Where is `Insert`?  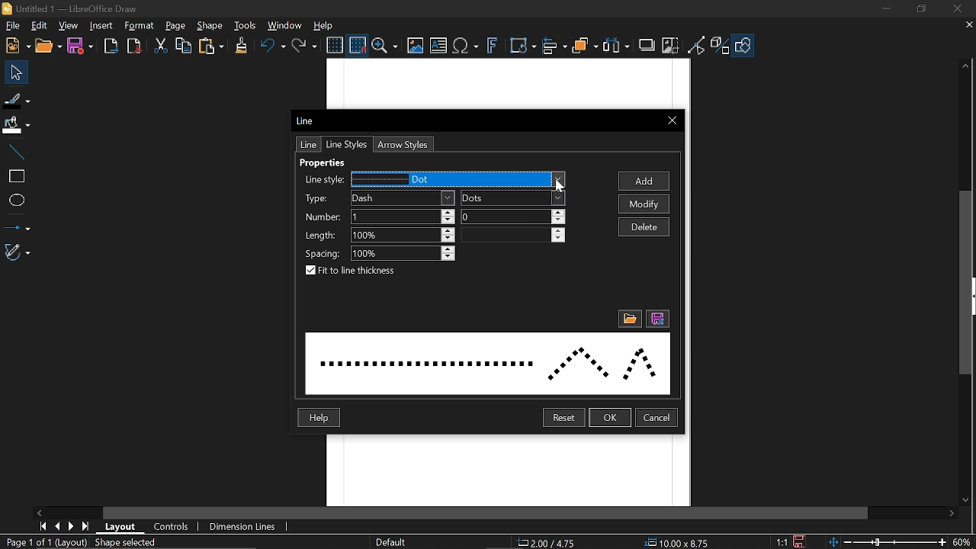 Insert is located at coordinates (102, 27).